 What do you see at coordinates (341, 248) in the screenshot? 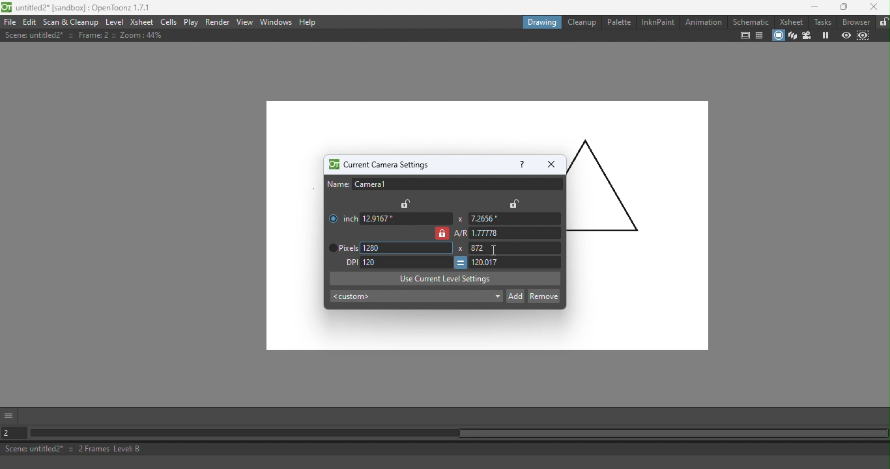
I see `Pixels` at bounding box center [341, 248].